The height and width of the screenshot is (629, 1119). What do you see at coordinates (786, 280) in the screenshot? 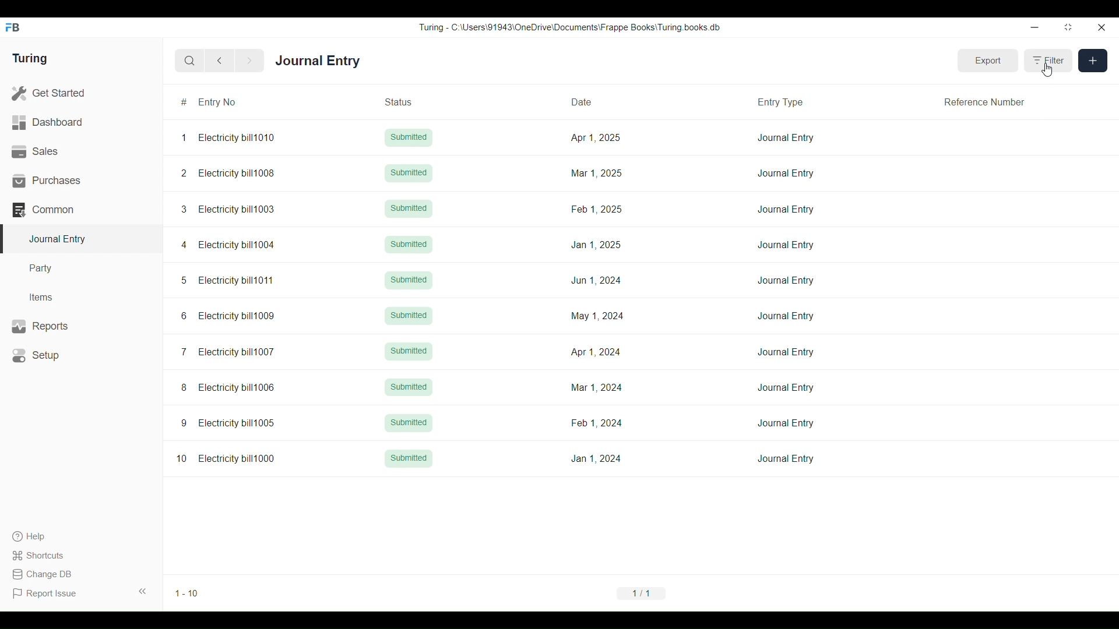
I see `Journal Entry` at bounding box center [786, 280].